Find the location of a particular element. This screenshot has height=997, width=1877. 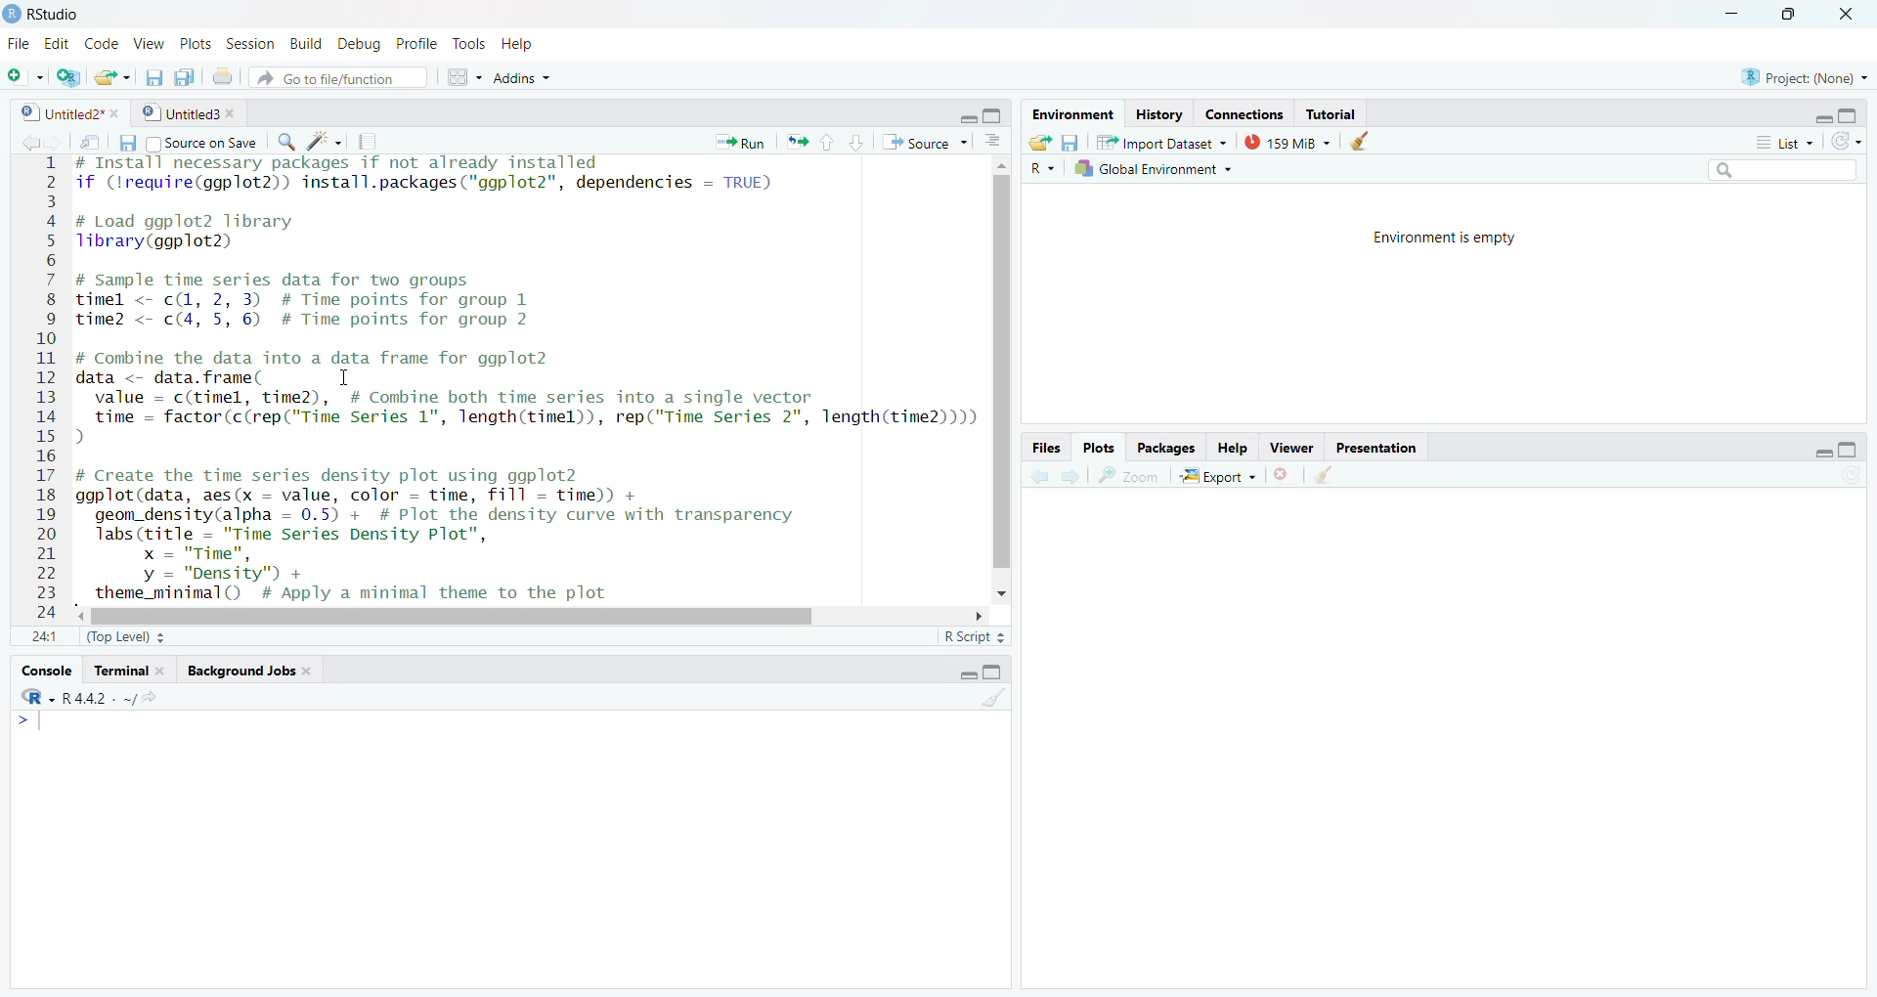

Minimize is located at coordinates (964, 673).